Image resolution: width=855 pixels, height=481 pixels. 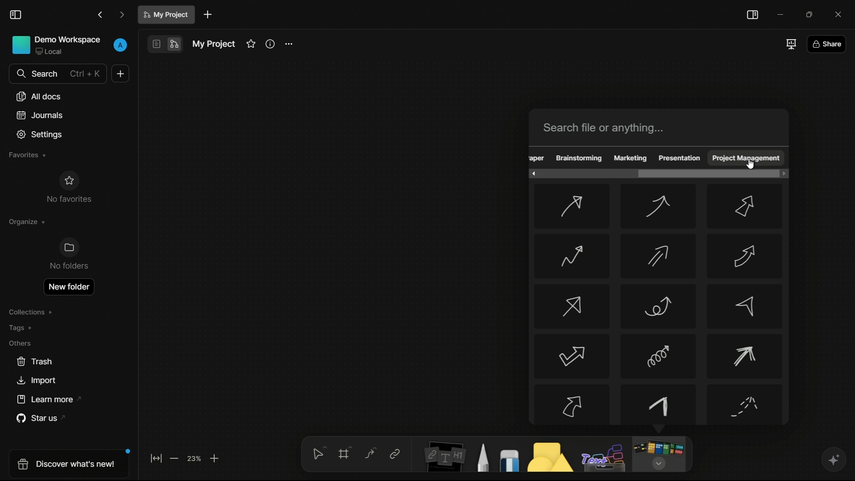 What do you see at coordinates (657, 306) in the screenshot?
I see `arrow-8` at bounding box center [657, 306].